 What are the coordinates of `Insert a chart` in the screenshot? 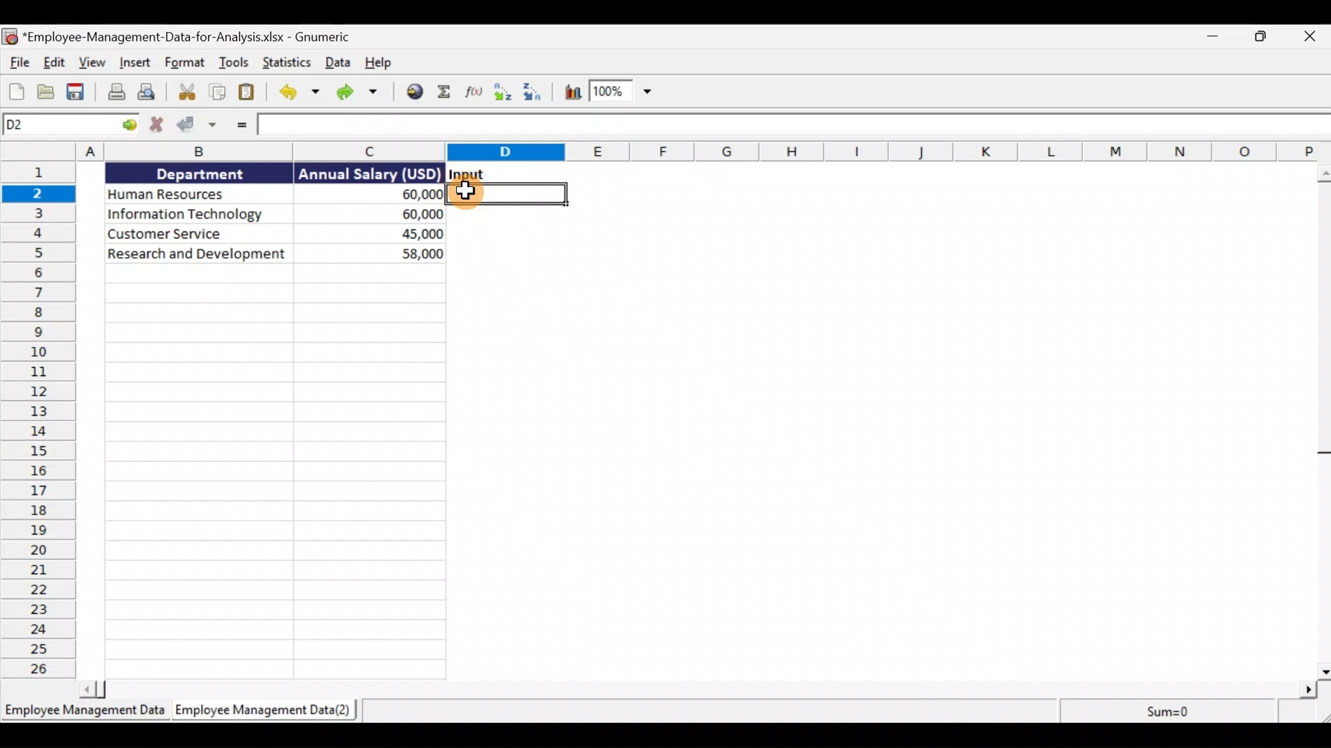 It's located at (572, 96).